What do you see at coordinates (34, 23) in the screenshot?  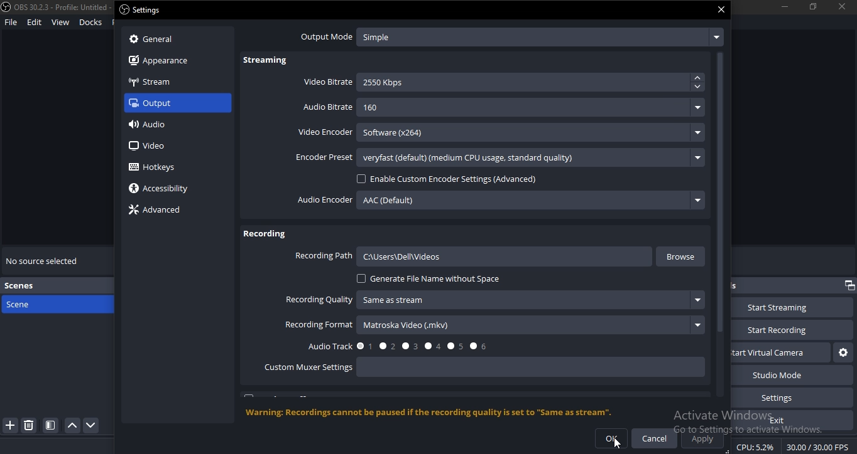 I see `edit` at bounding box center [34, 23].